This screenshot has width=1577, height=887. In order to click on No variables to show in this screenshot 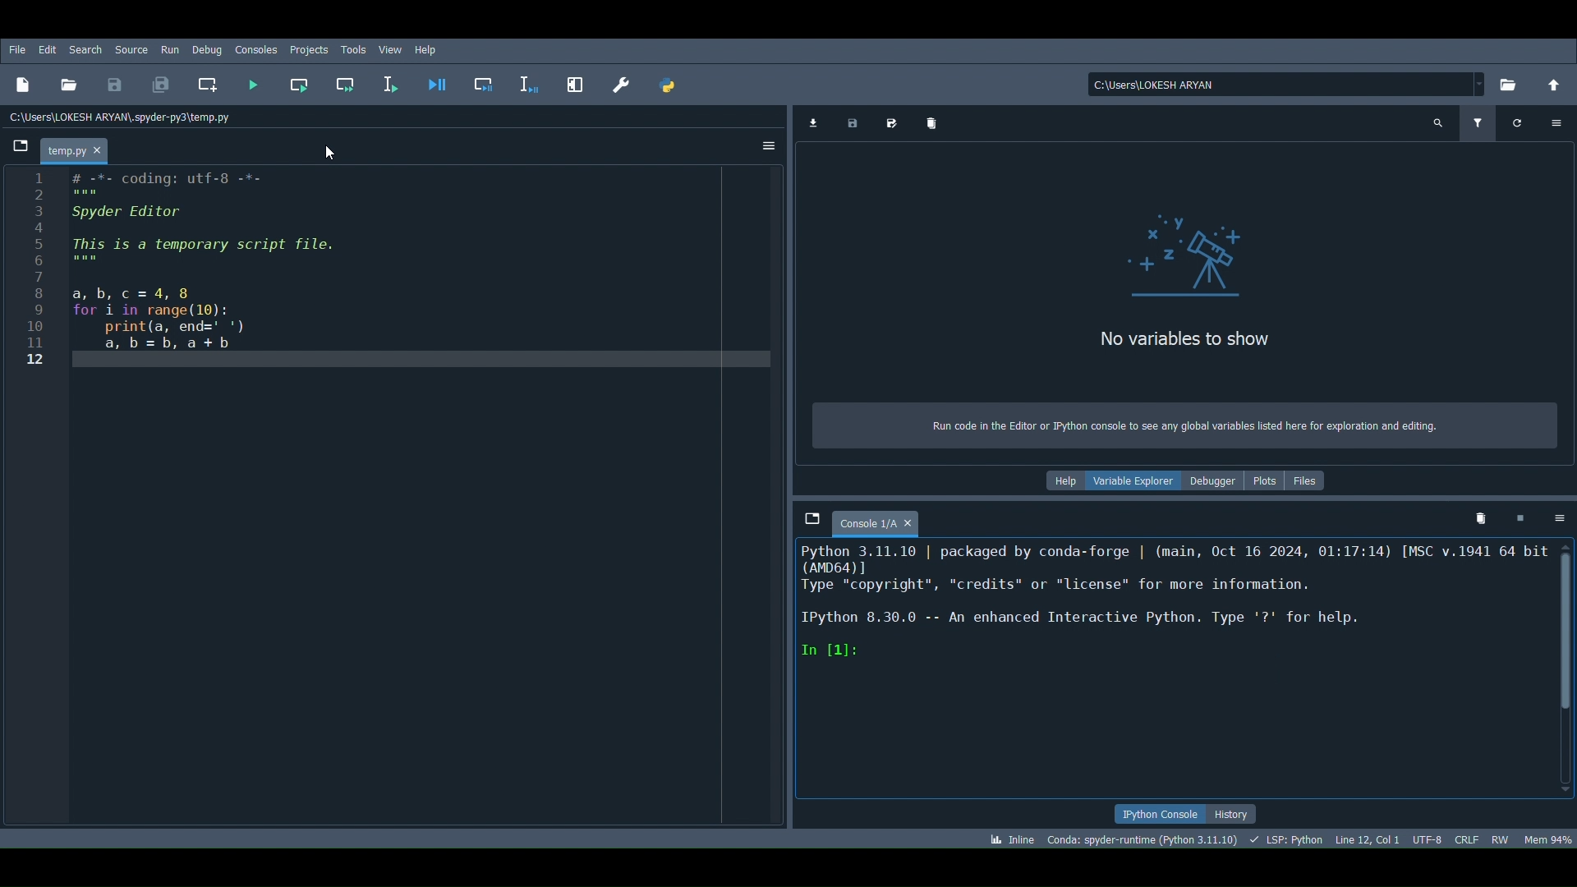, I will do `click(1183, 342)`.